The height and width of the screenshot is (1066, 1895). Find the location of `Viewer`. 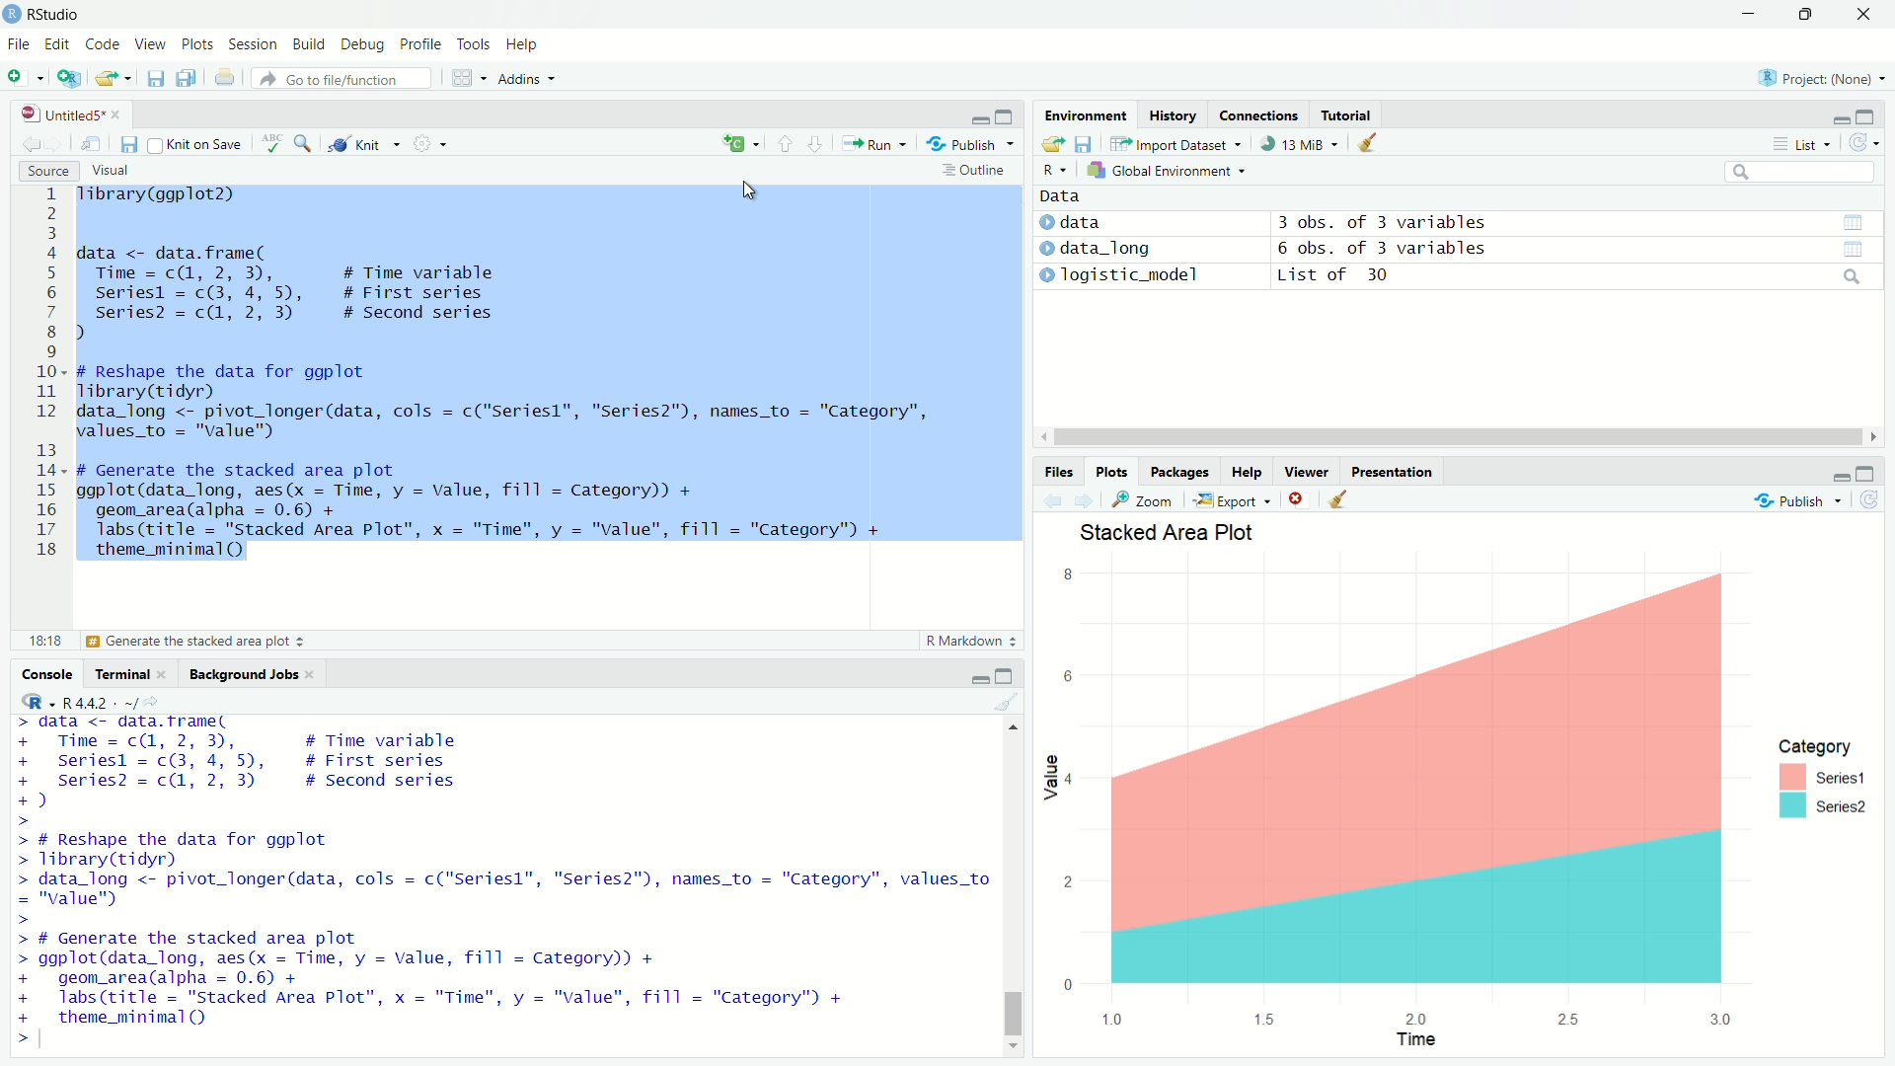

Viewer is located at coordinates (1306, 471).